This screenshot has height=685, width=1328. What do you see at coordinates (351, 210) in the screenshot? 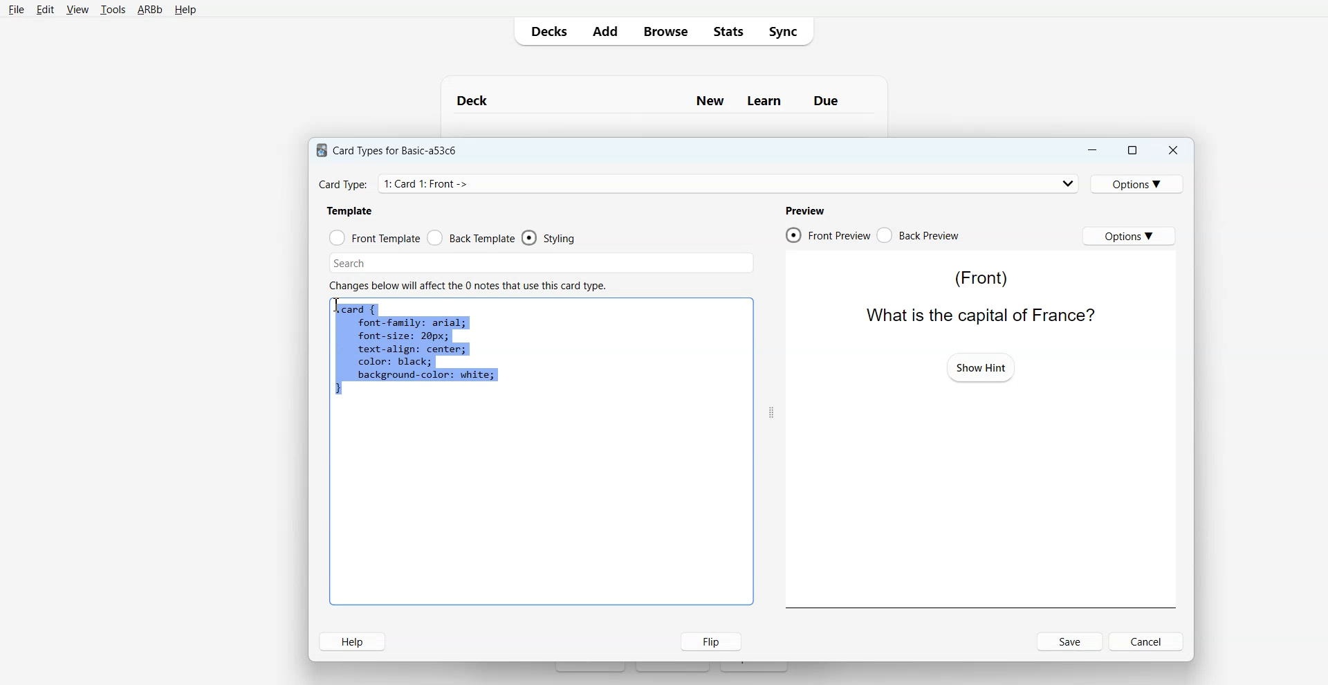
I see `Template` at bounding box center [351, 210].